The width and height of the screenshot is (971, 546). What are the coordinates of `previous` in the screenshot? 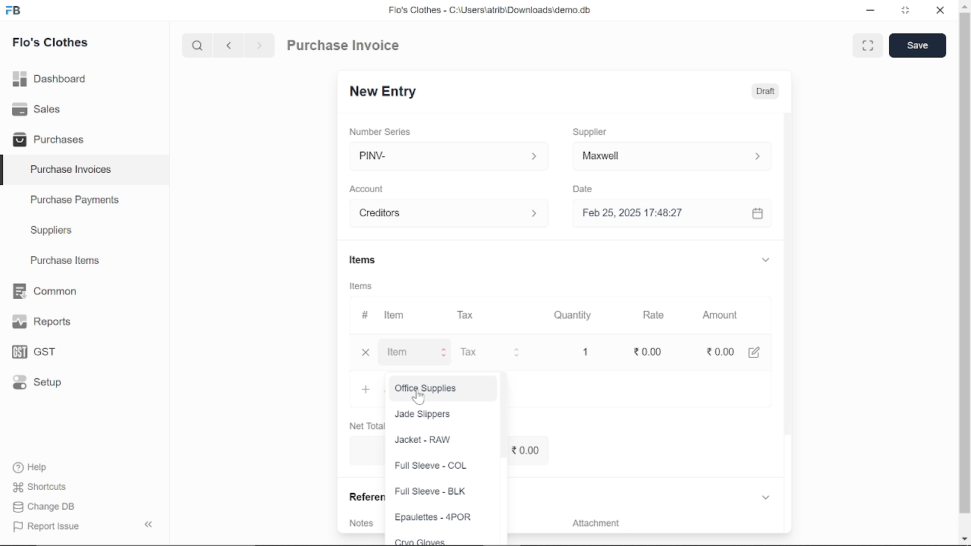 It's located at (230, 47).